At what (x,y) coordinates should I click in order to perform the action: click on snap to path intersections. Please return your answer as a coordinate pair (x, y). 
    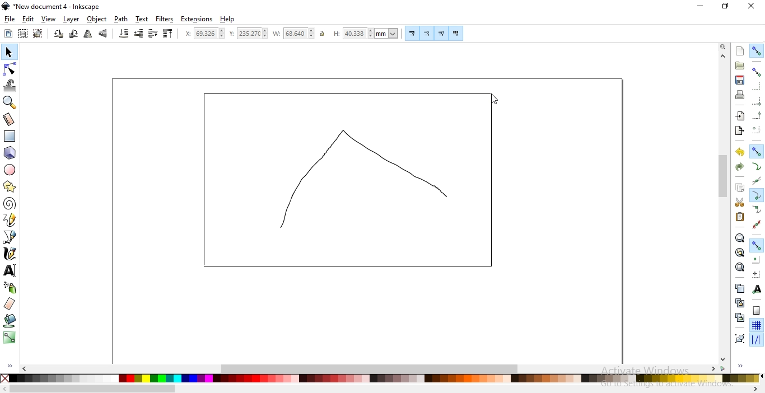
    Looking at the image, I should click on (755, 180).